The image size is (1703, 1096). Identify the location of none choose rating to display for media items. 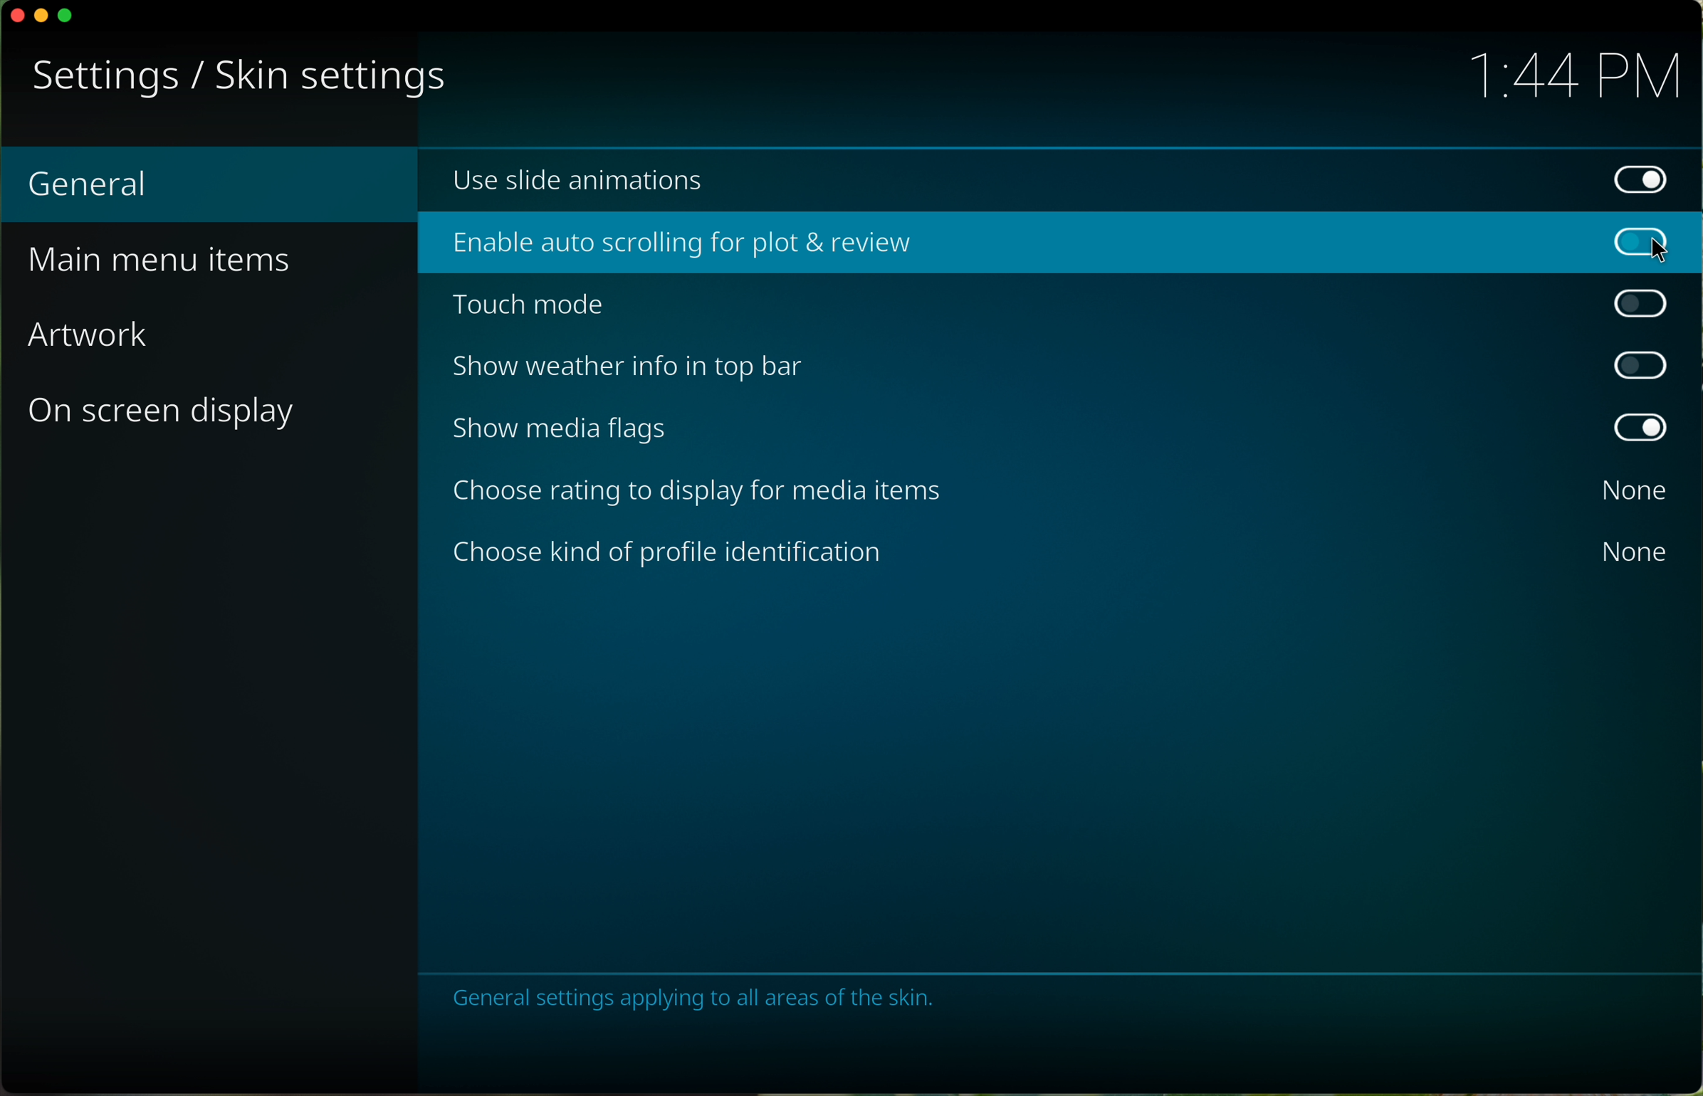
(1056, 492).